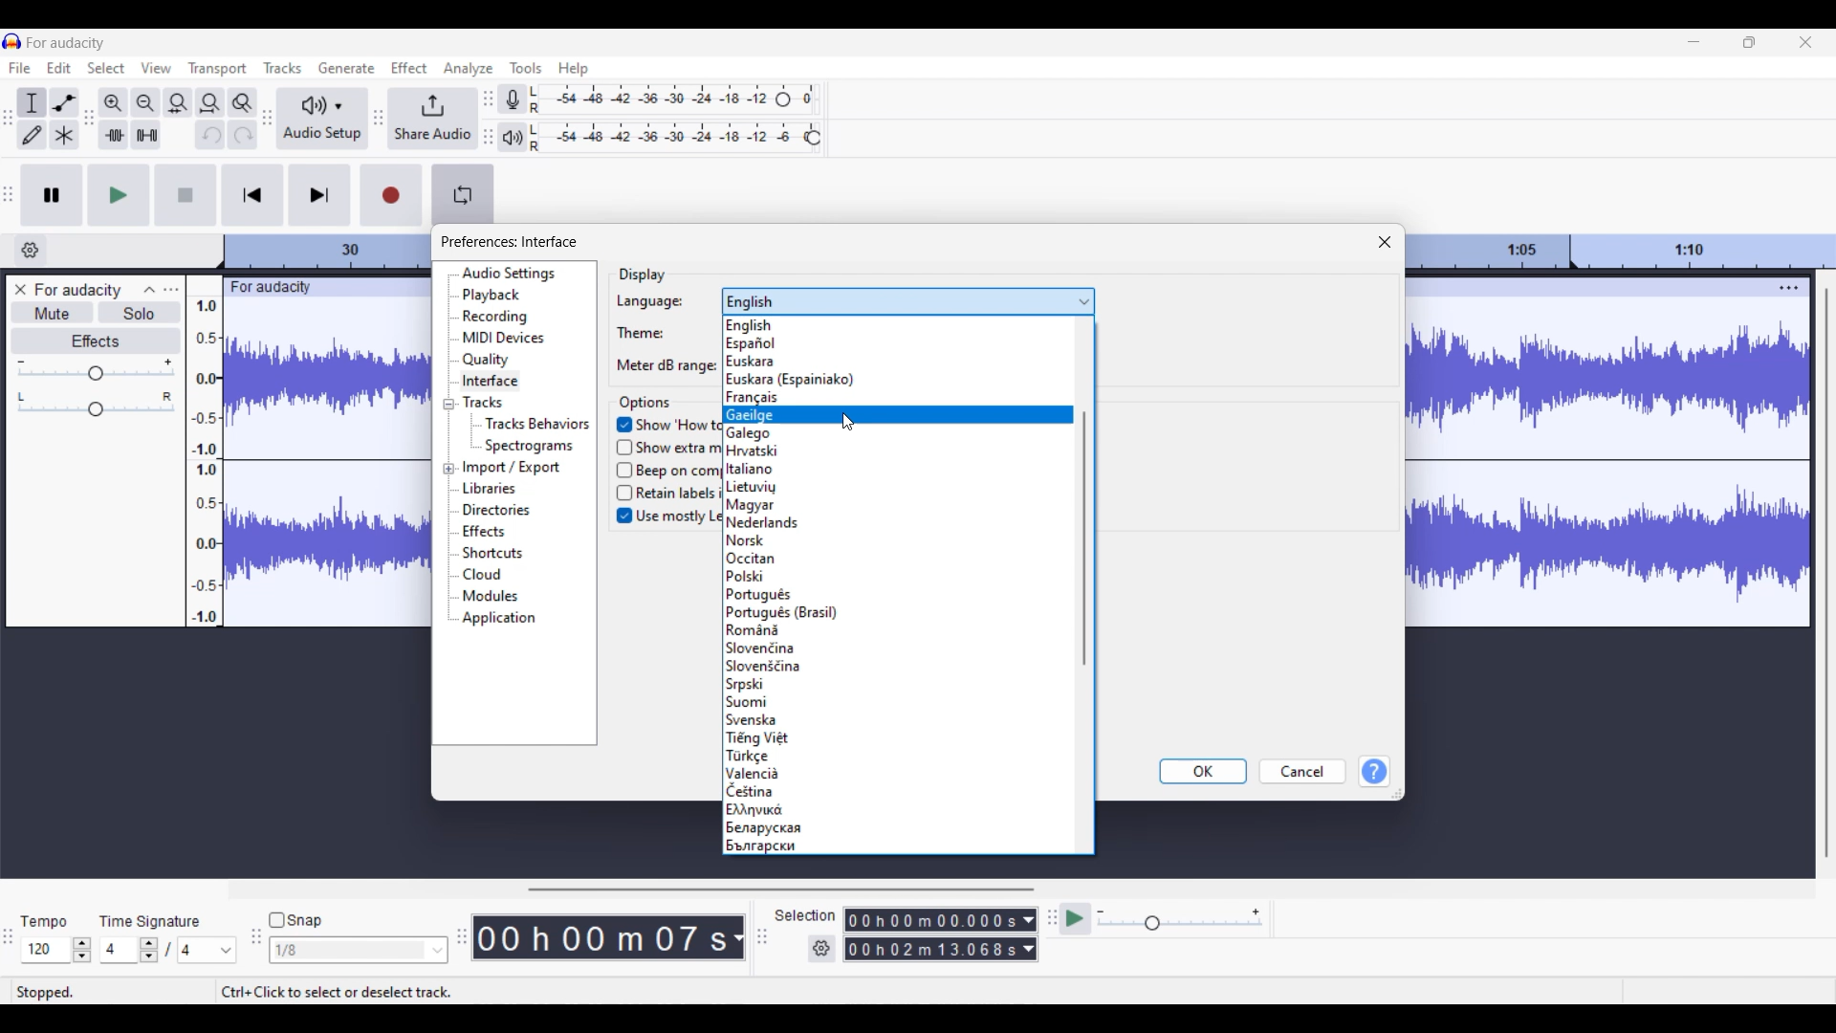 The height and width of the screenshot is (1033, 1836). Describe the element at coordinates (53, 988) in the screenshot. I see `stopped` at that location.